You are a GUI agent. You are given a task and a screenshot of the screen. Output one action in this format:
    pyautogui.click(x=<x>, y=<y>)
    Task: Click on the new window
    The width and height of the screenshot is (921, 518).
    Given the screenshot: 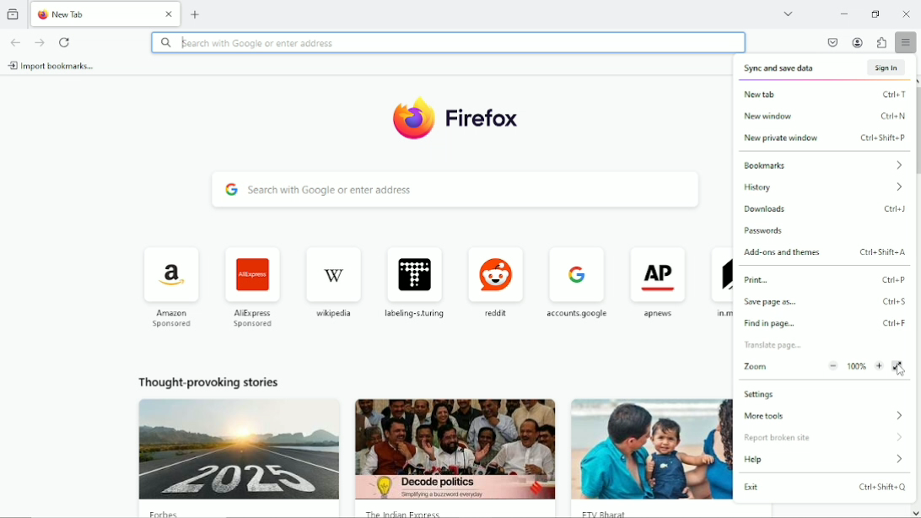 What is the action you would take?
    pyautogui.click(x=827, y=117)
    